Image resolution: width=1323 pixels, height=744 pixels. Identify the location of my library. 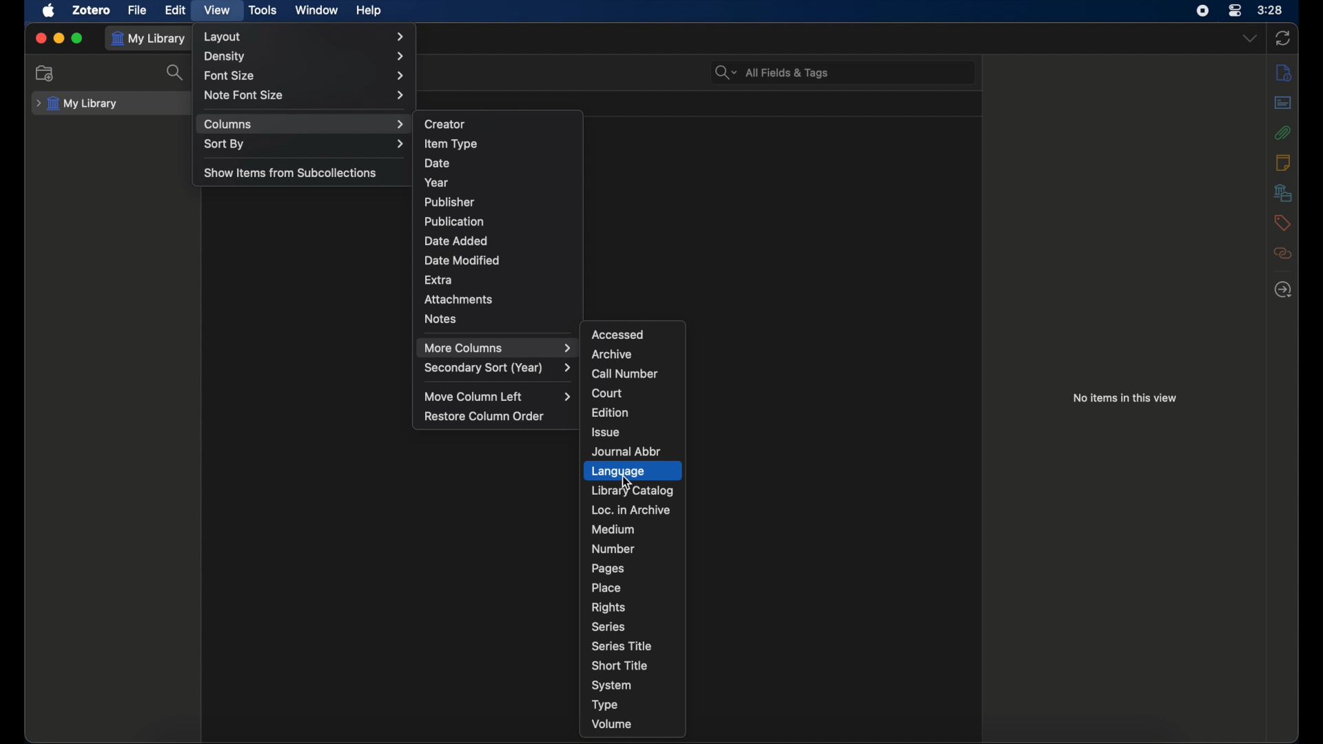
(78, 104).